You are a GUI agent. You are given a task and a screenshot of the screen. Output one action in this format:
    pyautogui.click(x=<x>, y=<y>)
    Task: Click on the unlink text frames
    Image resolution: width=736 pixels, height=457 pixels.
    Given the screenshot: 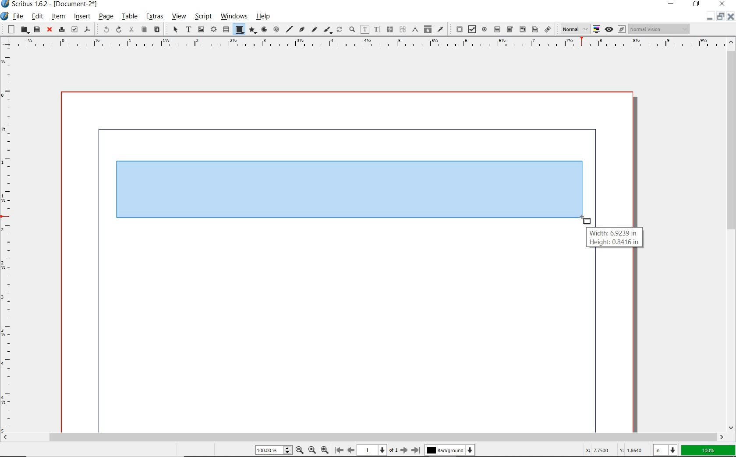 What is the action you would take?
    pyautogui.click(x=389, y=30)
    